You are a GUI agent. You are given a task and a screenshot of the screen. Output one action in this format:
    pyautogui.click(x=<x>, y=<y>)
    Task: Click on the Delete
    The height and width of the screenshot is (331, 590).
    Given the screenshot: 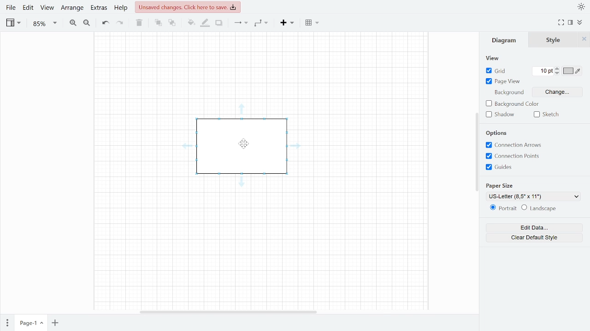 What is the action you would take?
    pyautogui.click(x=140, y=23)
    